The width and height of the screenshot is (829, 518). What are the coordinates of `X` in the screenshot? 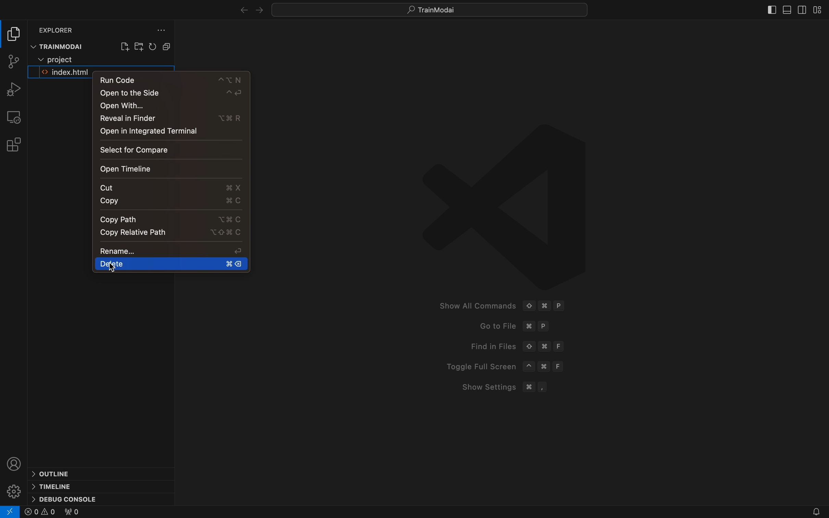 It's located at (232, 188).